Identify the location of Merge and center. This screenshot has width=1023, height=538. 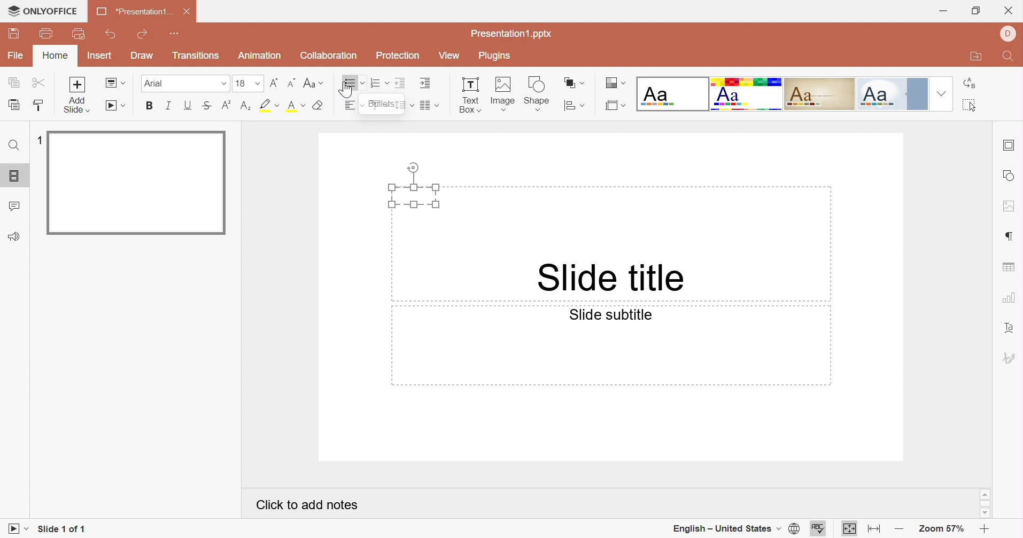
(425, 105).